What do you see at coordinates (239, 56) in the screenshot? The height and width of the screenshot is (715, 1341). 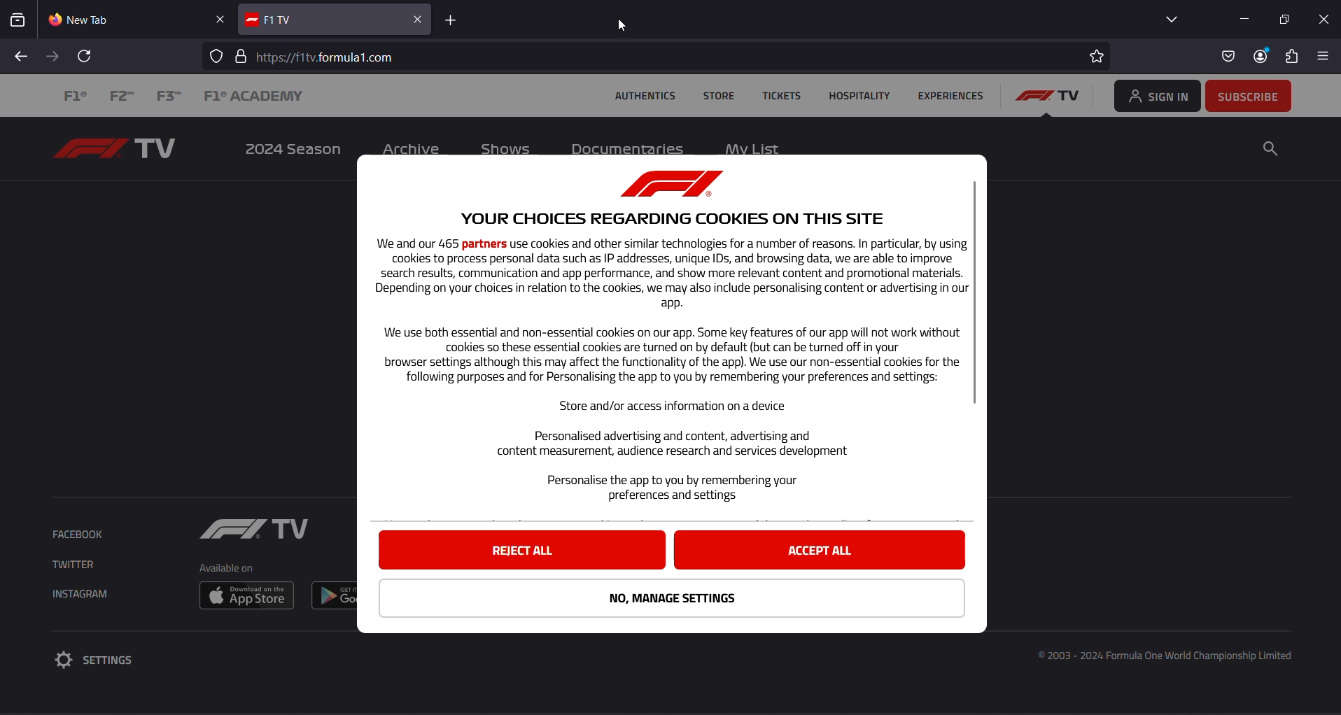 I see `verification details` at bounding box center [239, 56].